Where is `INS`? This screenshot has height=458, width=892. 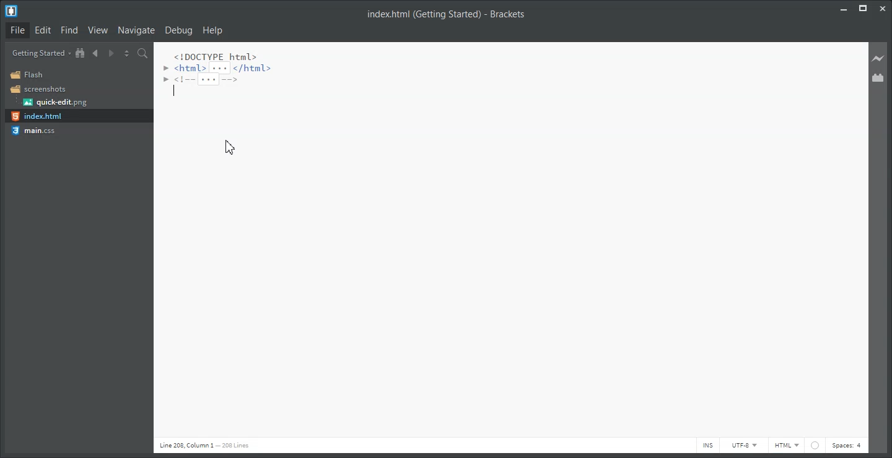 INS is located at coordinates (708, 445).